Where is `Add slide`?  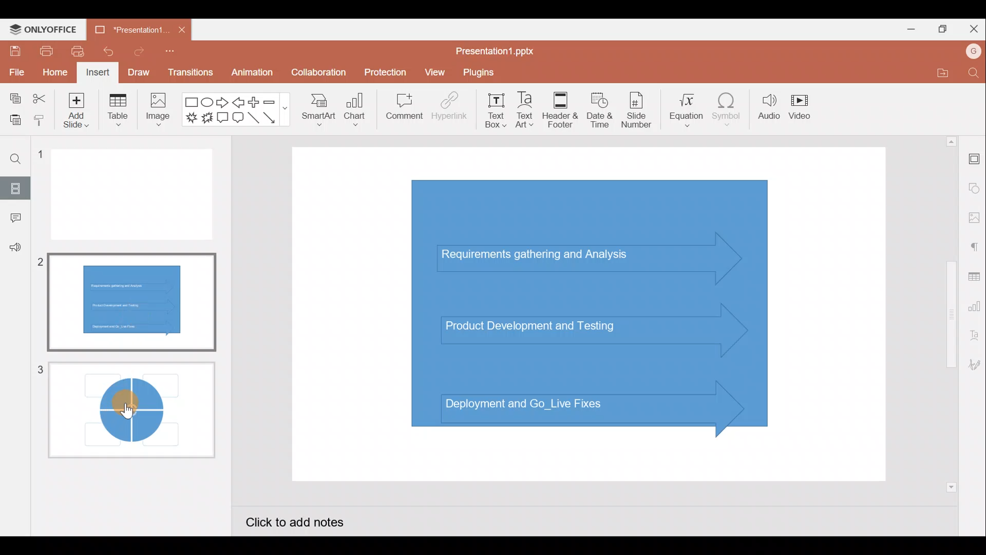 Add slide is located at coordinates (74, 112).